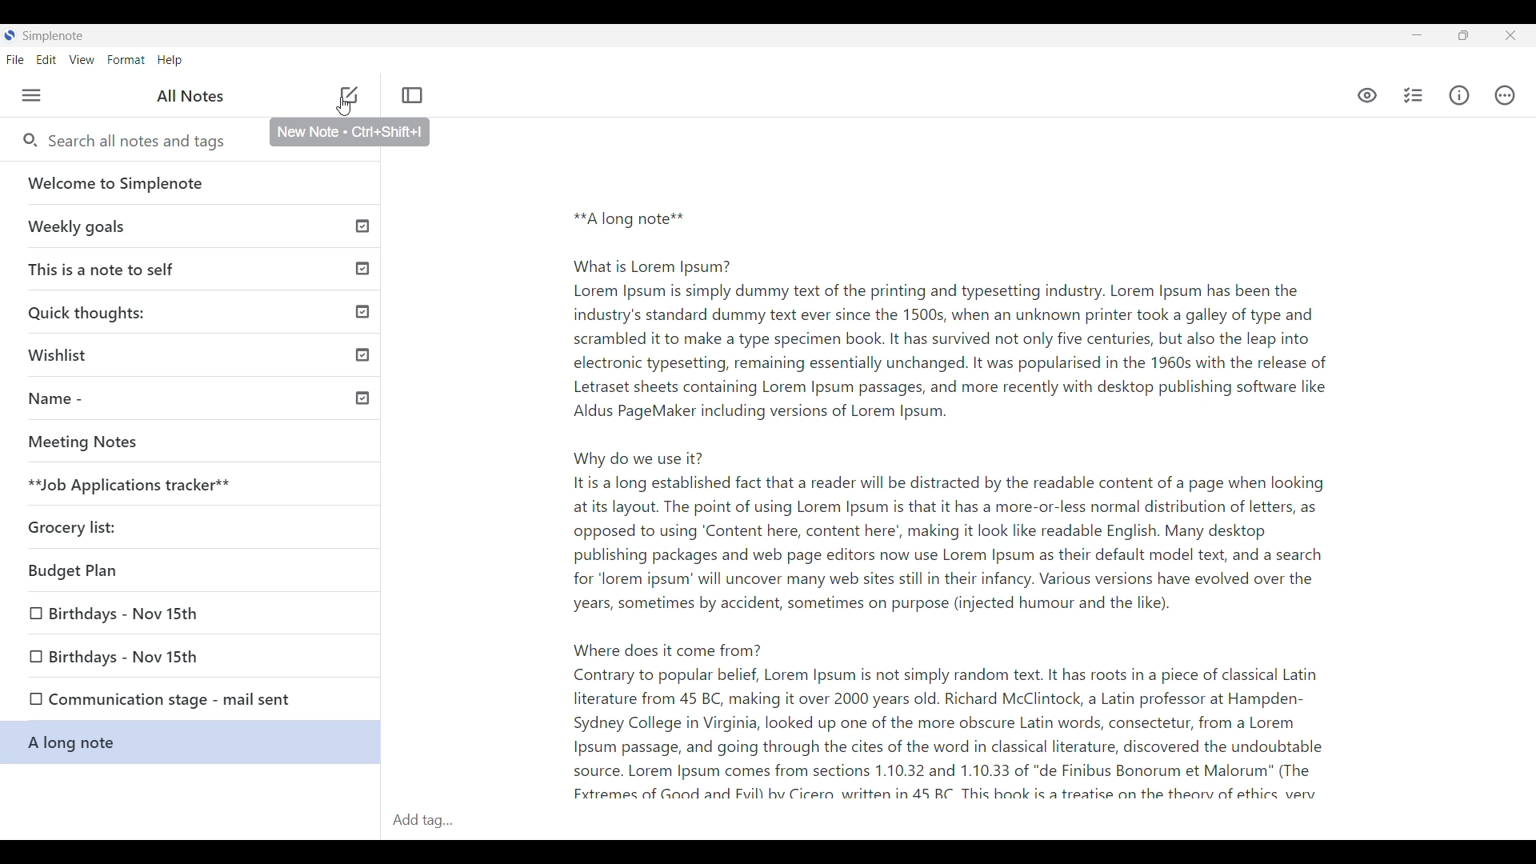 This screenshot has height=864, width=1536. What do you see at coordinates (162, 485) in the screenshot?
I see `**Job Applications tracker**` at bounding box center [162, 485].